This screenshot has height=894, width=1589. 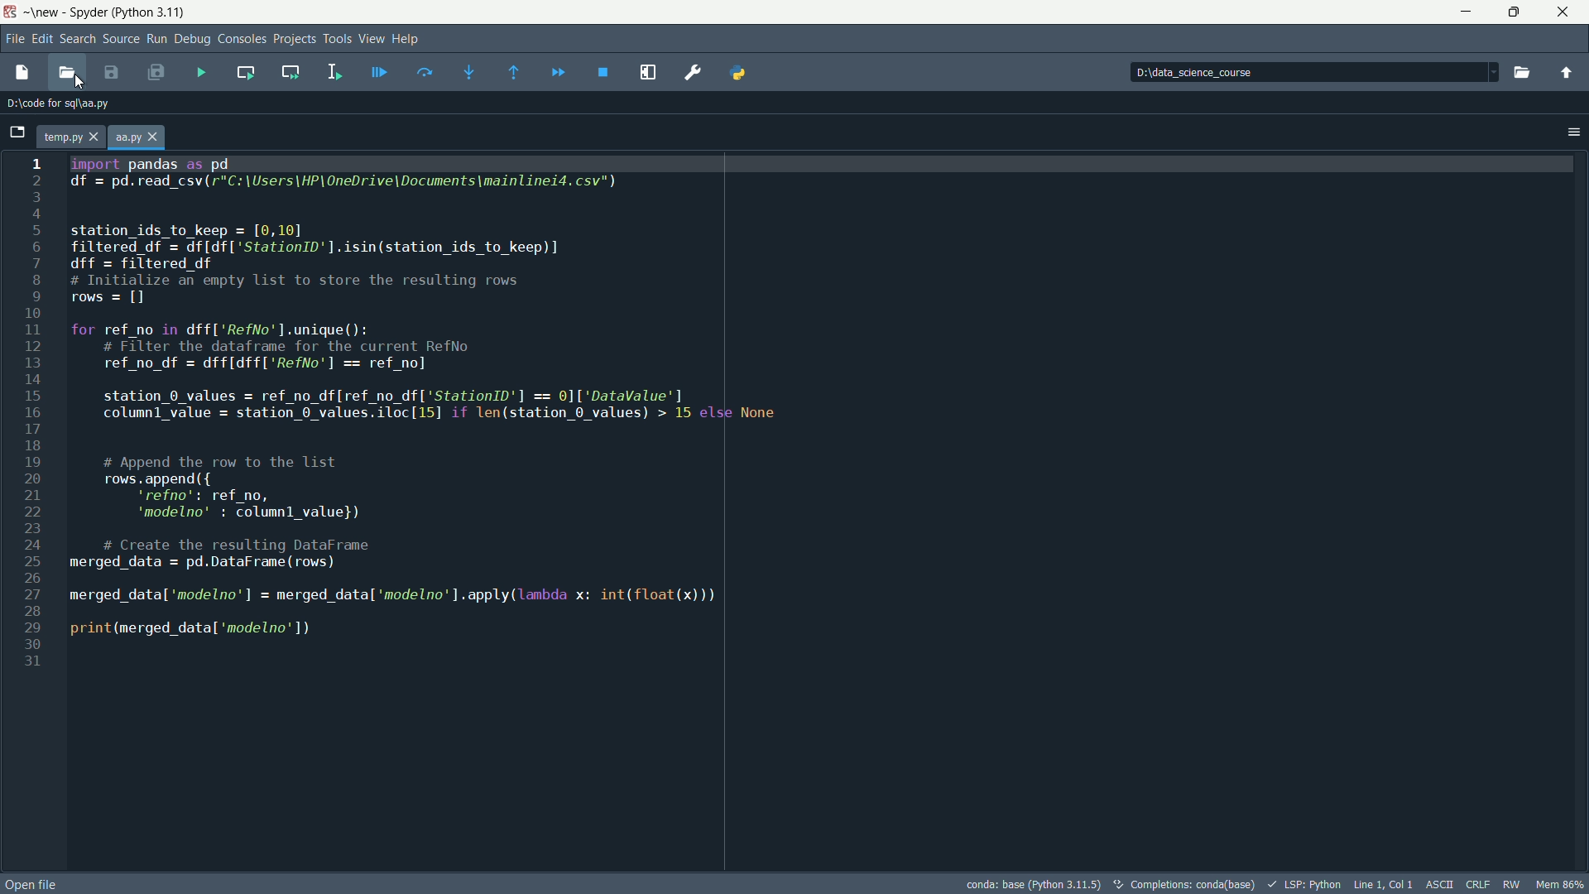 I want to click on file eol status, so click(x=1477, y=884).